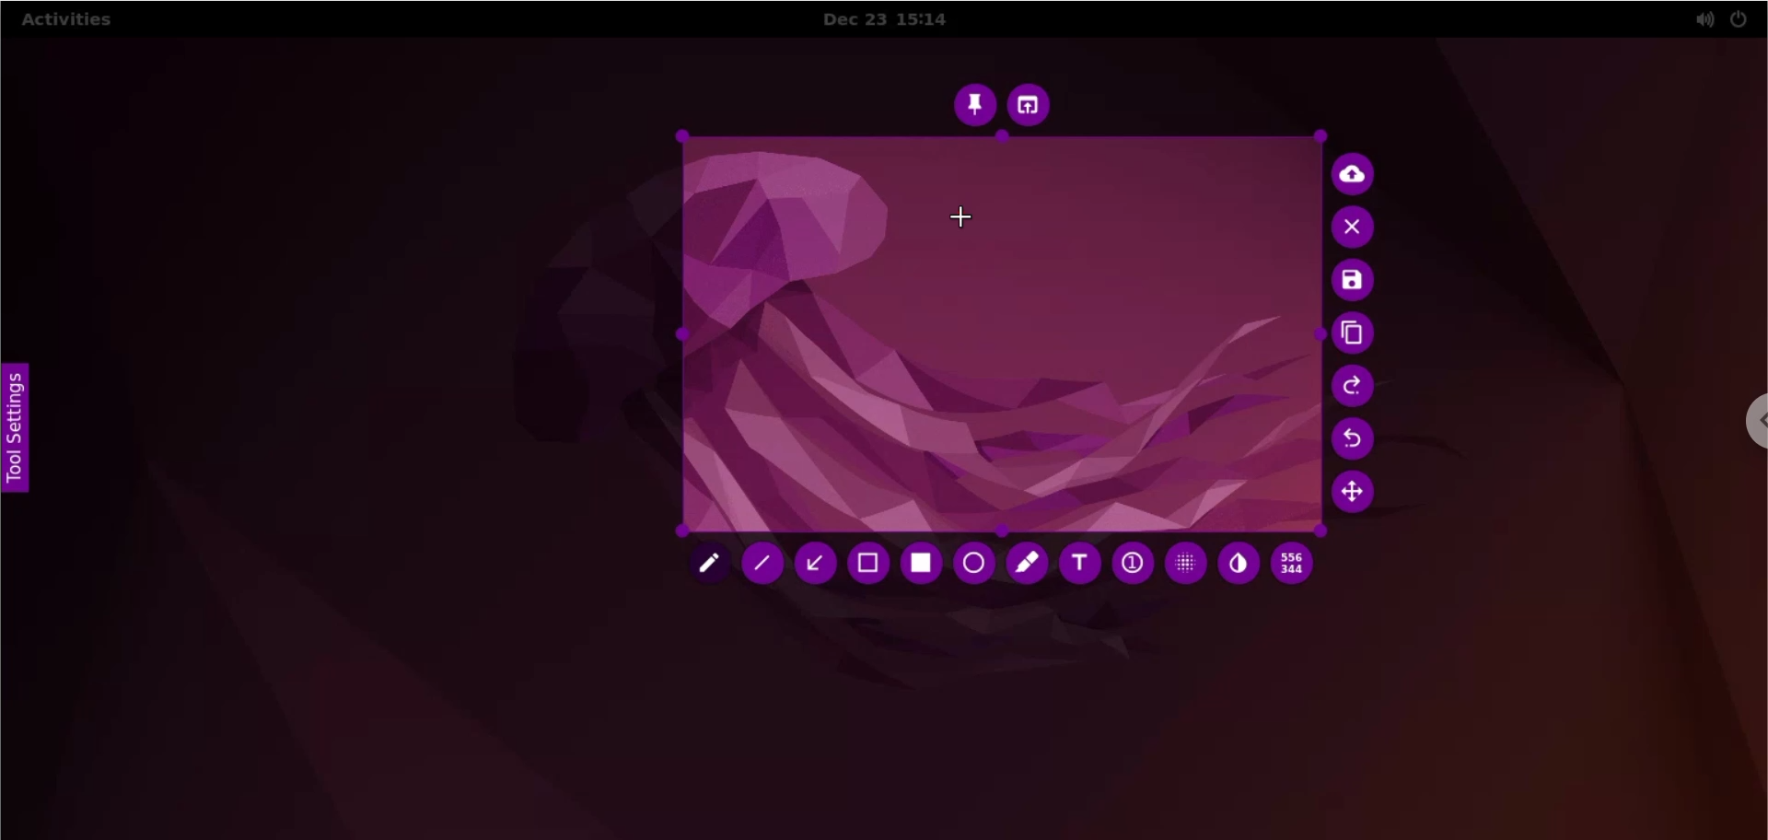 This screenshot has width=1768, height=840. I want to click on undo, so click(1357, 439).